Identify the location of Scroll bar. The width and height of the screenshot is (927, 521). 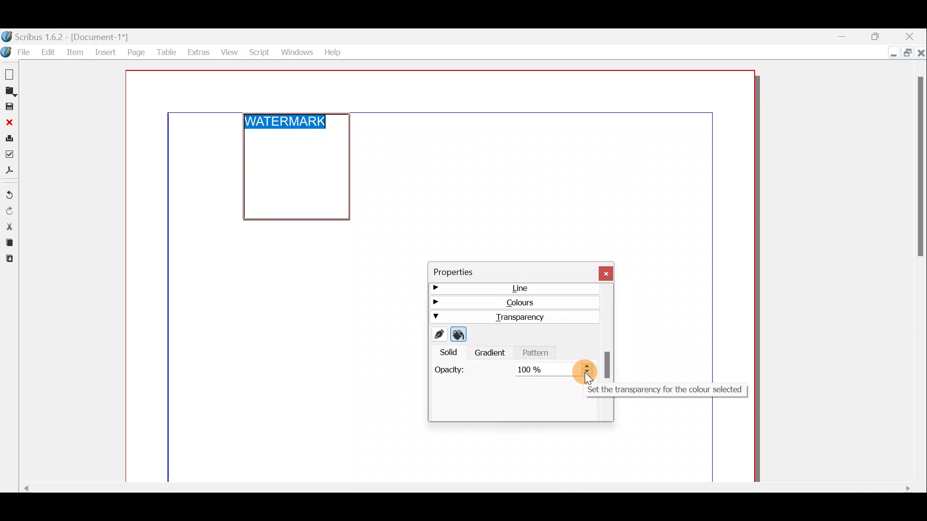
(920, 273).